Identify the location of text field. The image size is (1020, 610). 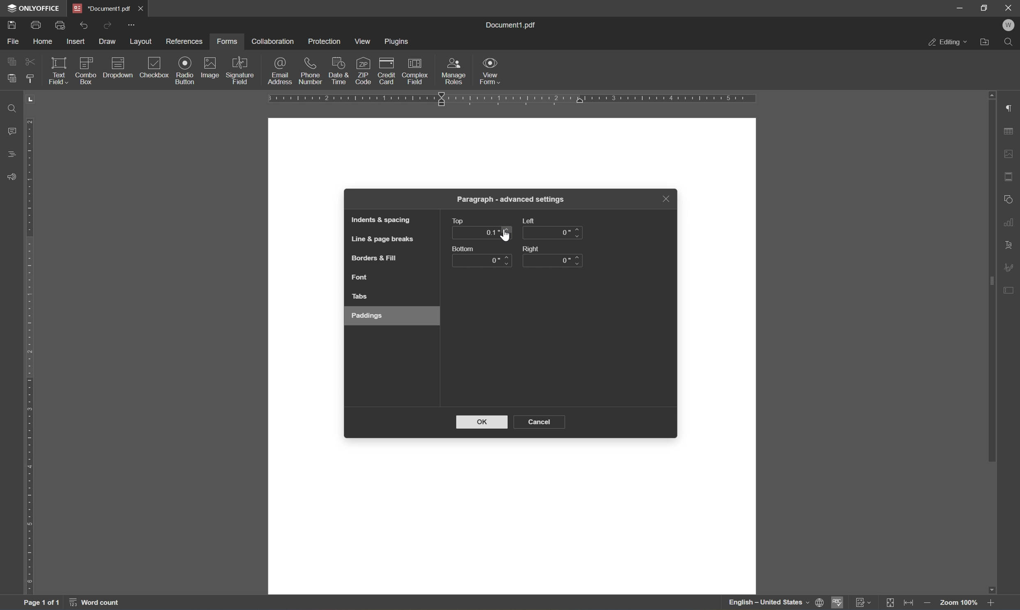
(56, 70).